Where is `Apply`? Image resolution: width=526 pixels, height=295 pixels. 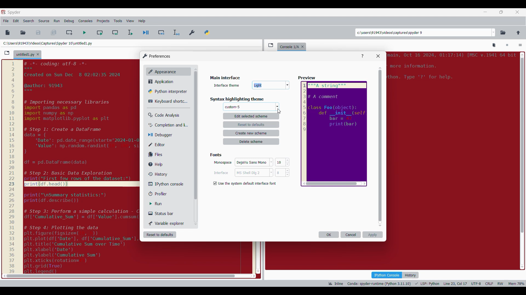 Apply is located at coordinates (373, 235).